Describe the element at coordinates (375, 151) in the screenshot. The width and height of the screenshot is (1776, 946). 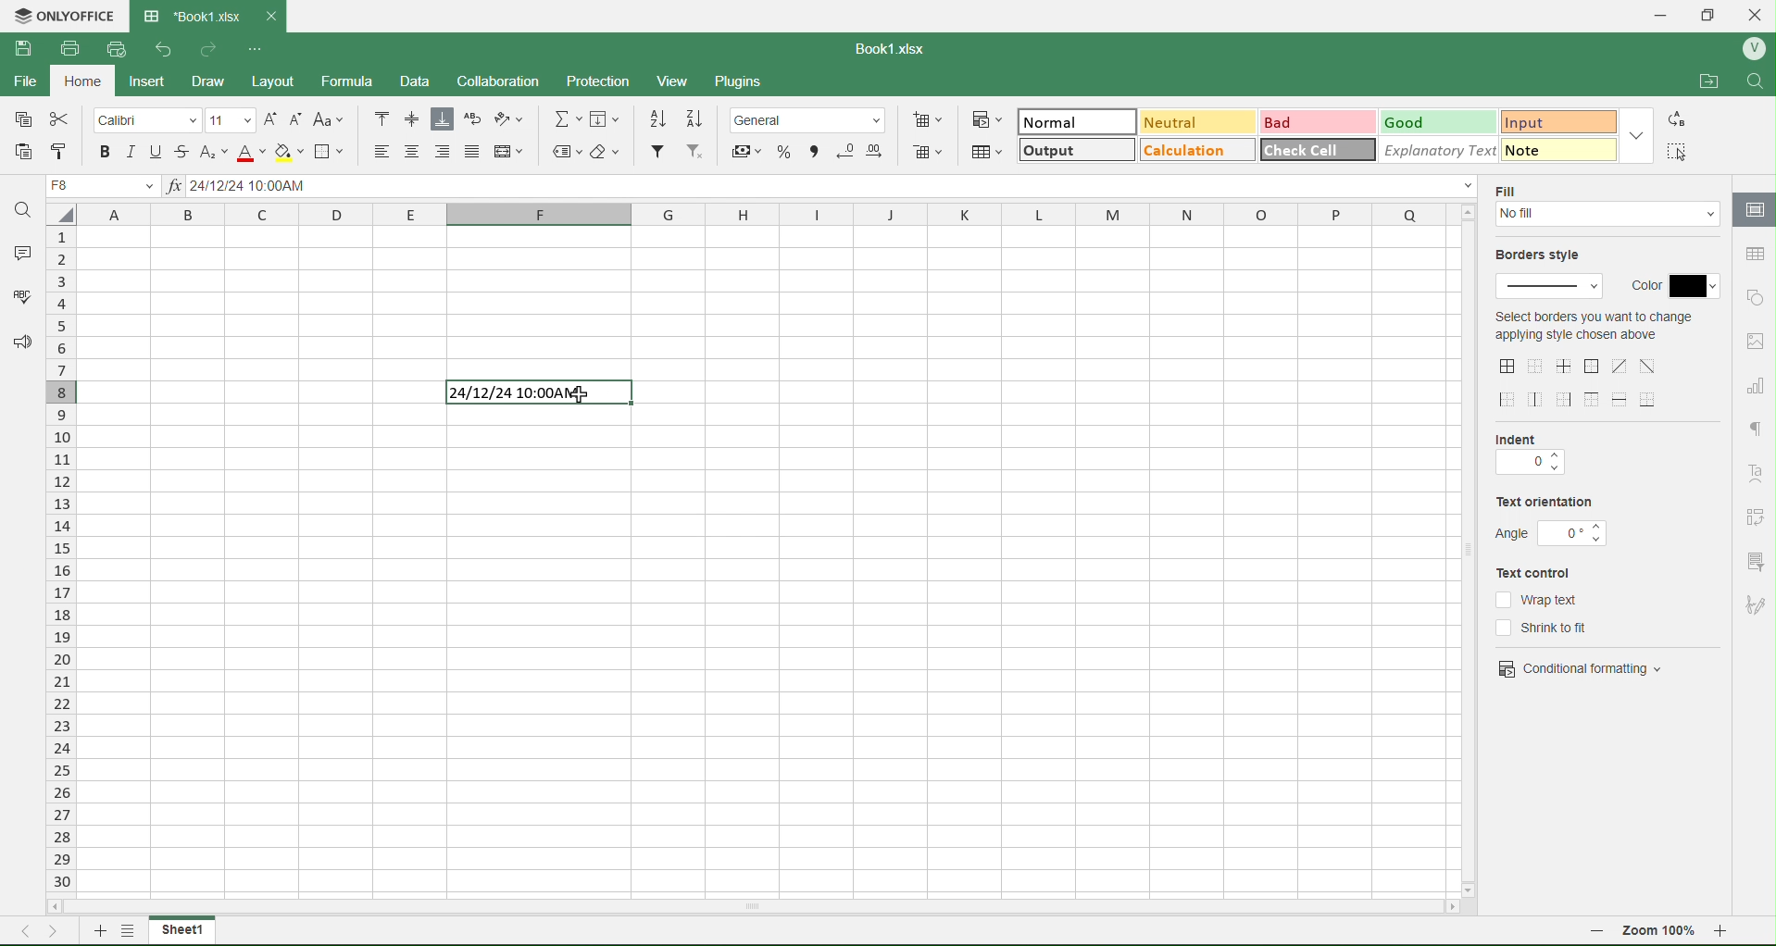
I see `Align Left` at that location.